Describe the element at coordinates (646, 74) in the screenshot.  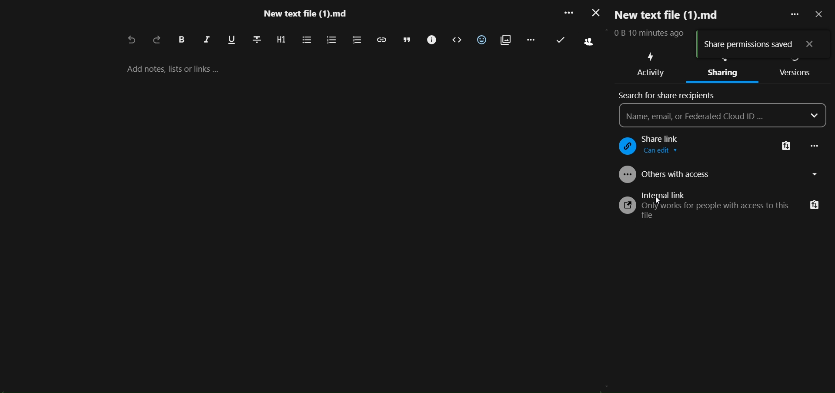
I see `activity` at that location.